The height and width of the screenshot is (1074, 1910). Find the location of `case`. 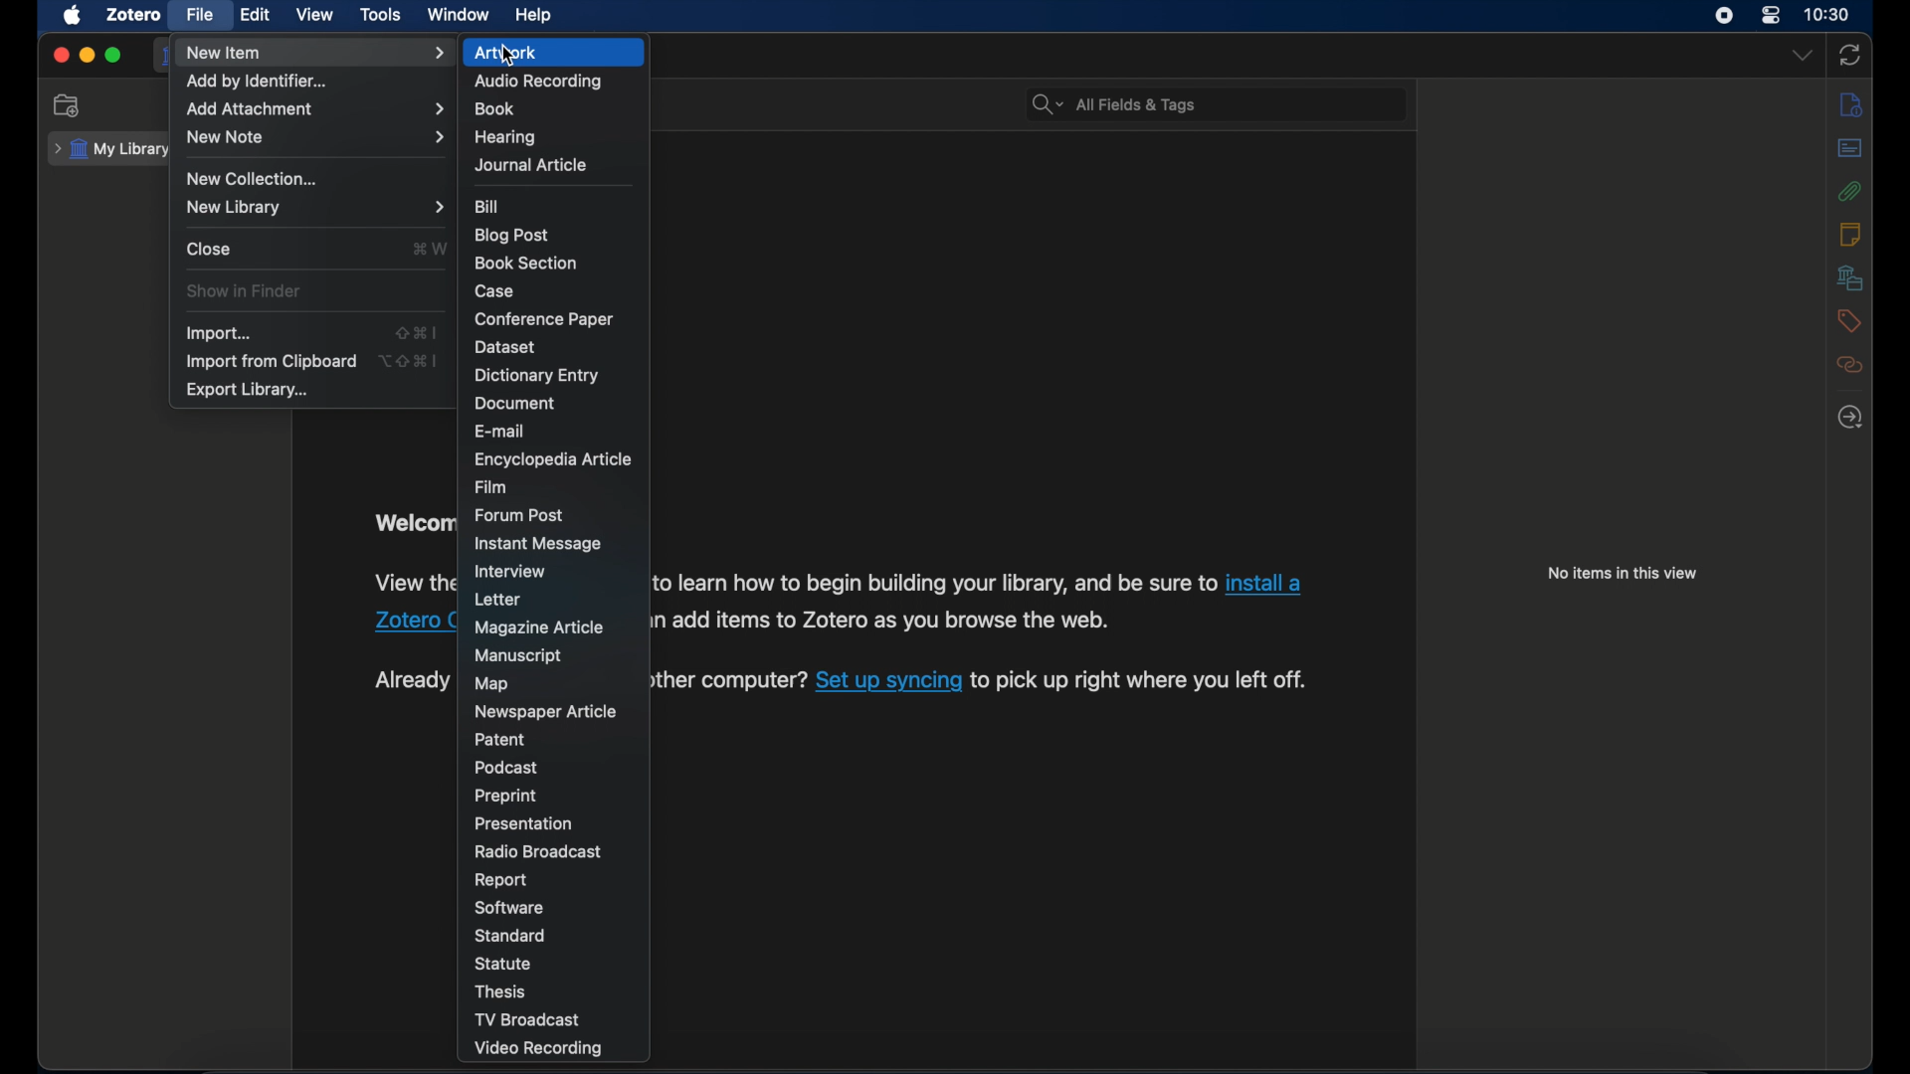

case is located at coordinates (495, 290).